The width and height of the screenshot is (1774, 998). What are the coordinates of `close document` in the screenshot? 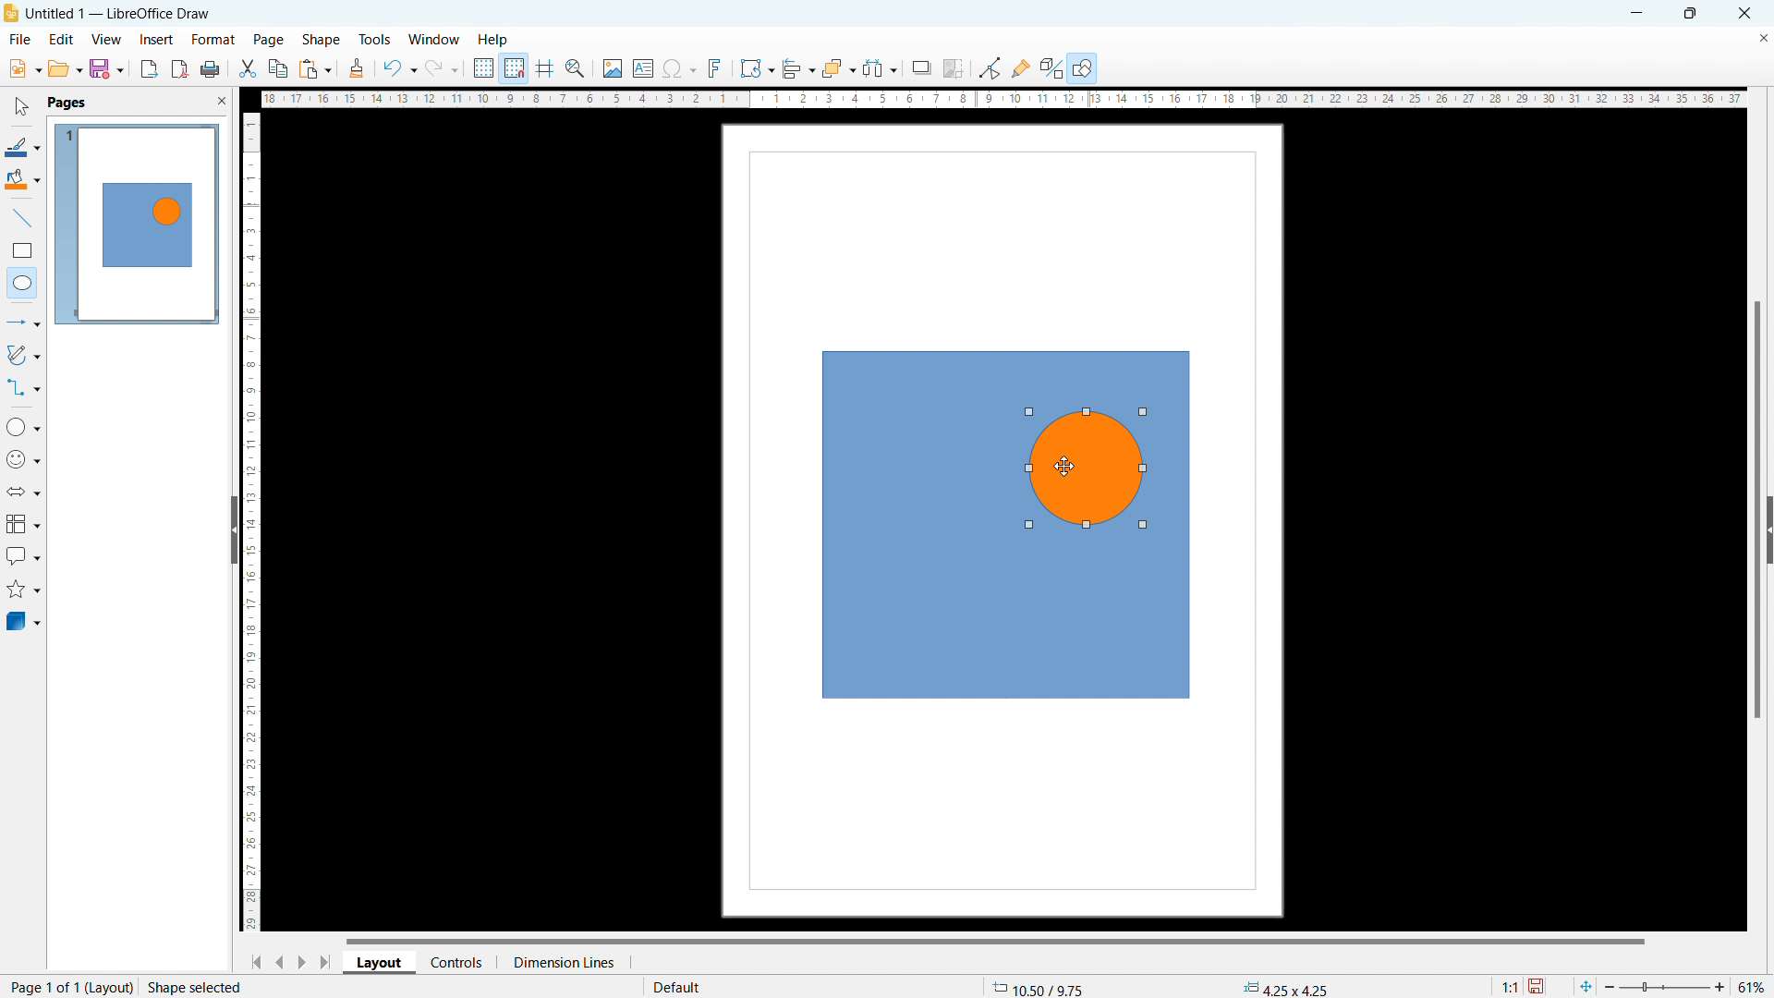 It's located at (1763, 37).